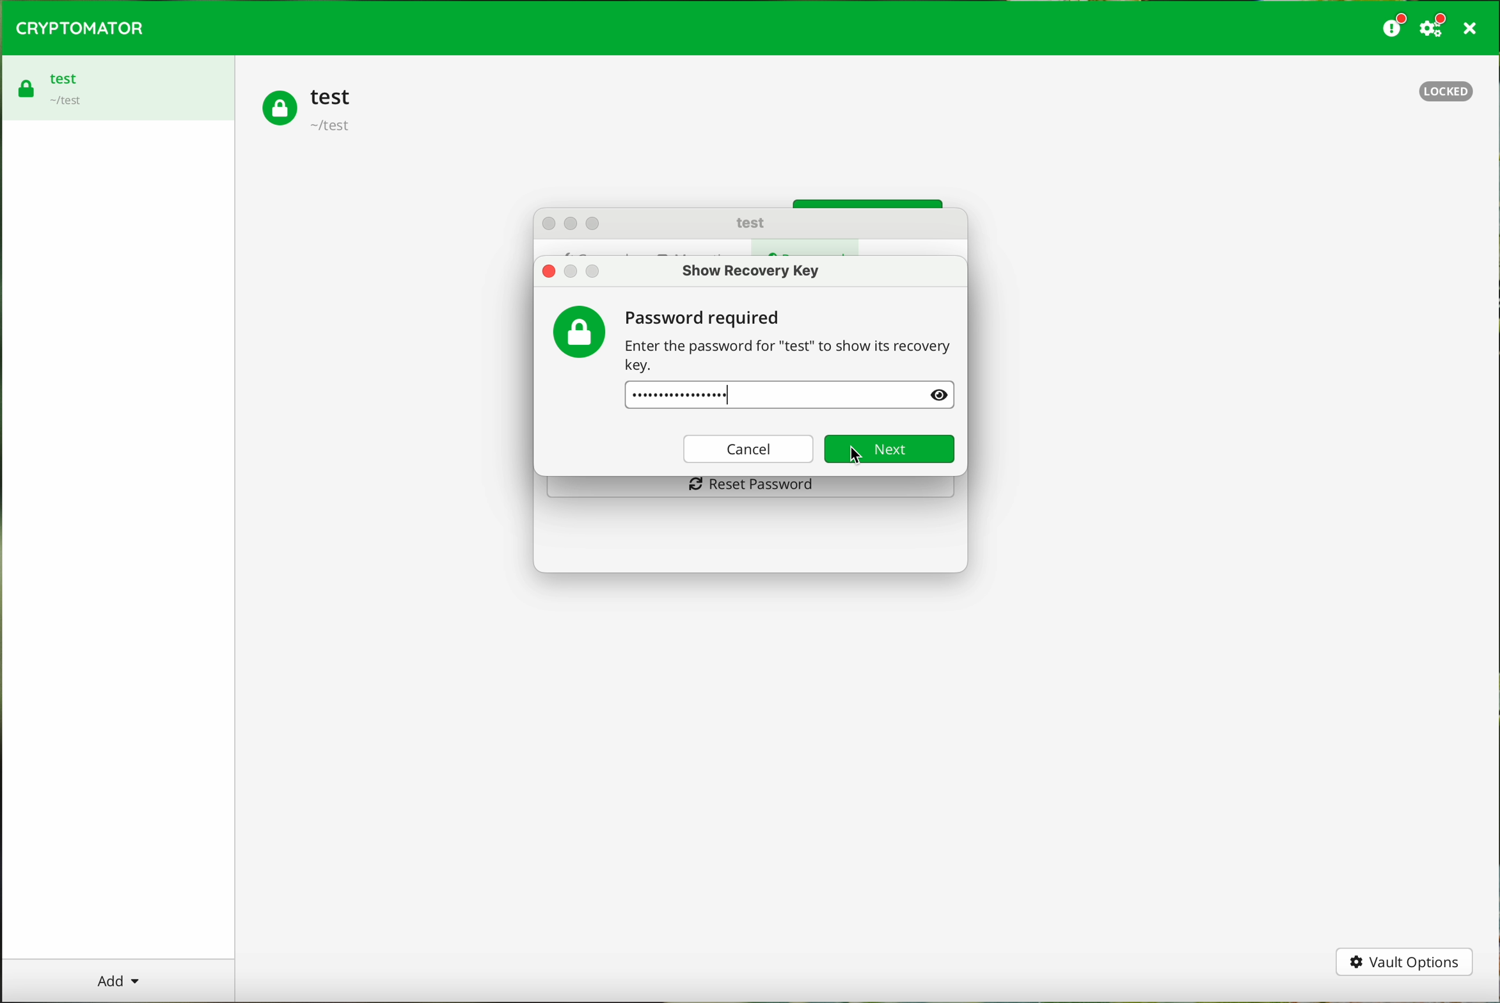  What do you see at coordinates (580, 328) in the screenshot?
I see `password icon` at bounding box center [580, 328].